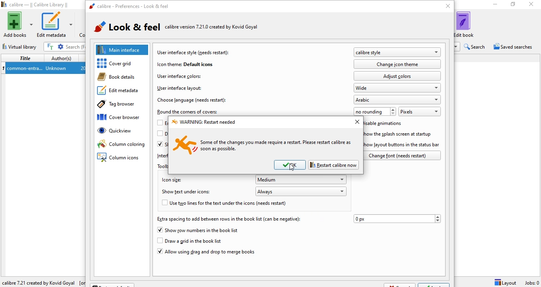 This screenshot has height=287, width=541. I want to click on choose language (needs restart), so click(192, 100).